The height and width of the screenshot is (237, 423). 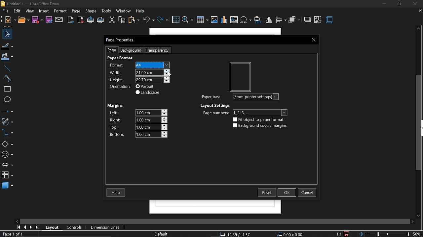 What do you see at coordinates (104, 227) in the screenshot?
I see `dimension lines` at bounding box center [104, 227].